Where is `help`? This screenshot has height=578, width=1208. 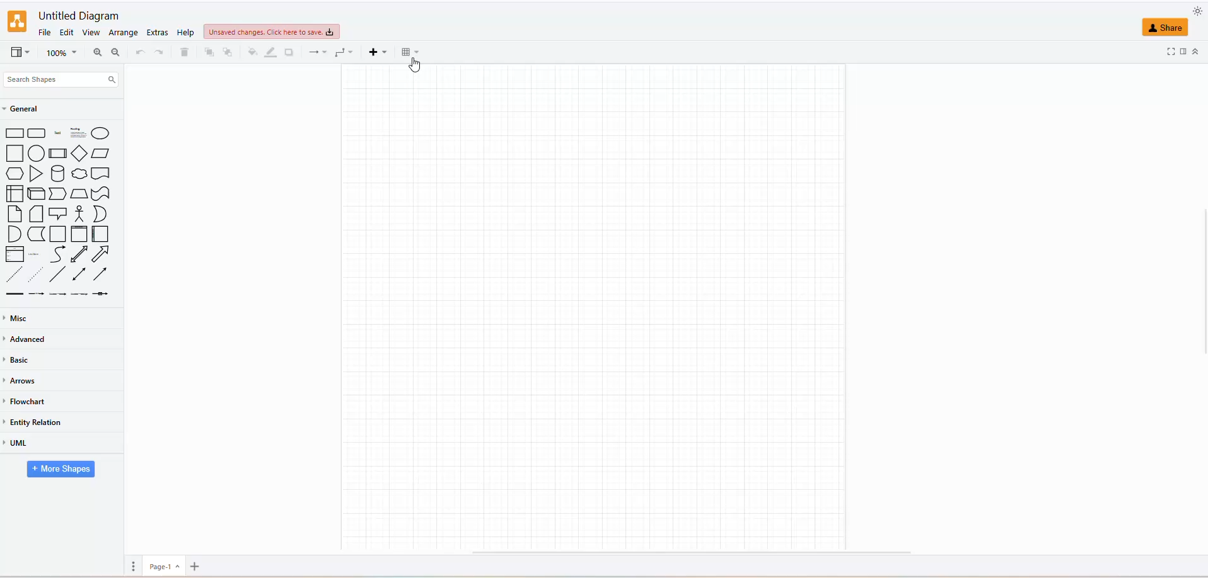
help is located at coordinates (183, 31).